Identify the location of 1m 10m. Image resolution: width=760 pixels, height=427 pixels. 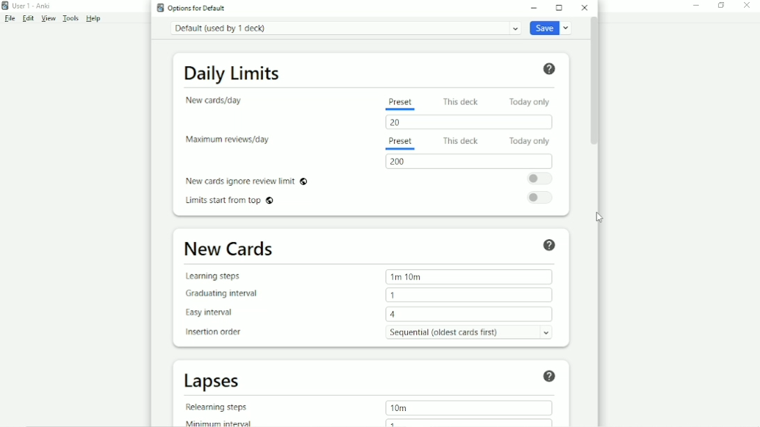
(406, 277).